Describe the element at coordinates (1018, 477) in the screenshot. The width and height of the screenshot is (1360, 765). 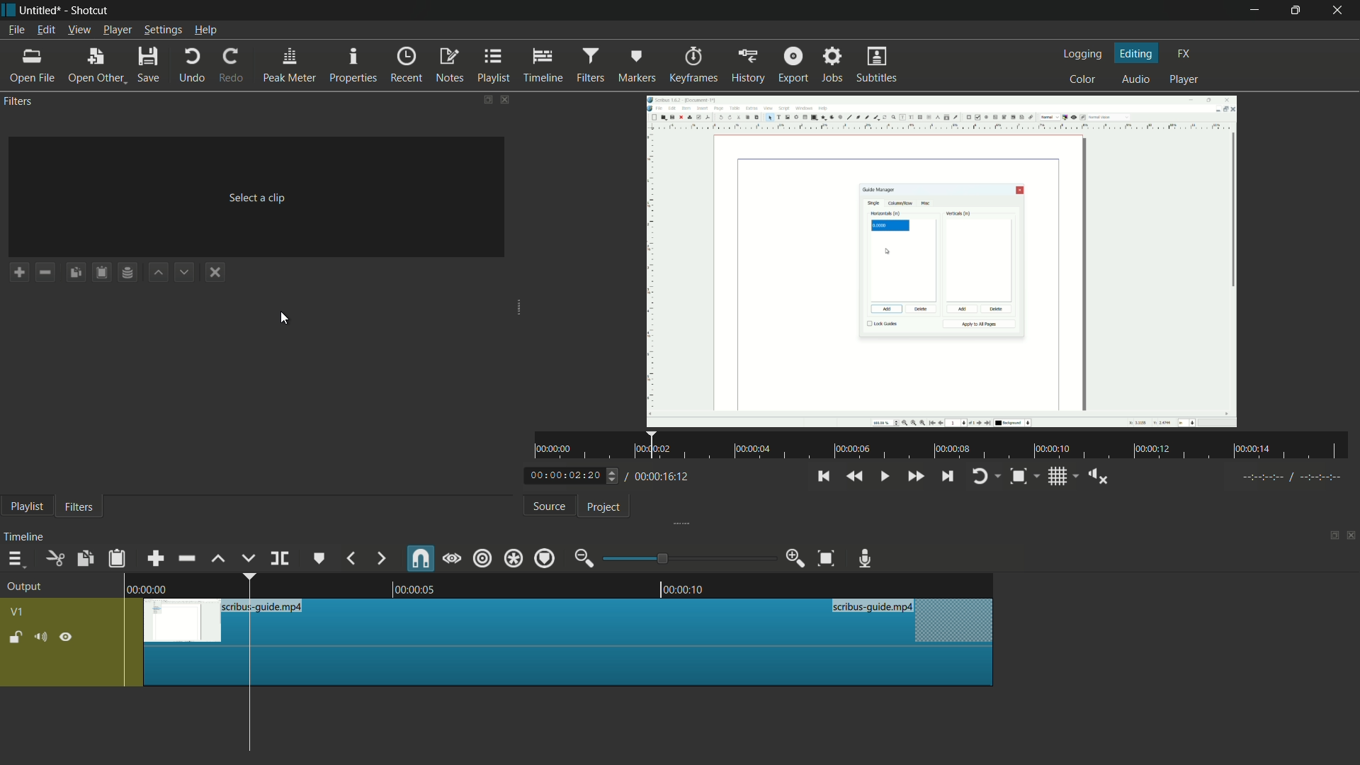
I see `toggle zoom` at that location.